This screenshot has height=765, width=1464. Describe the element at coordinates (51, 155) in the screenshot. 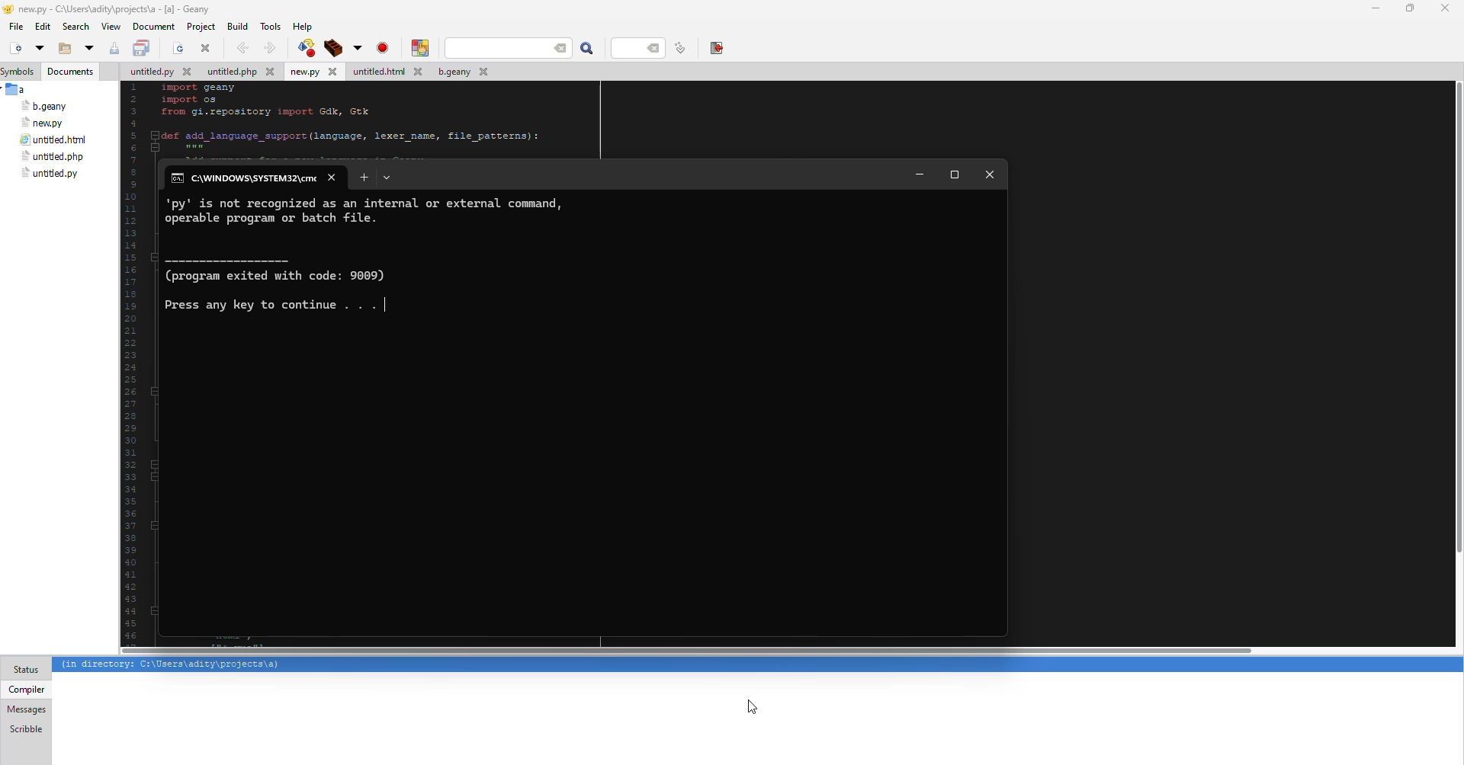

I see `file` at that location.